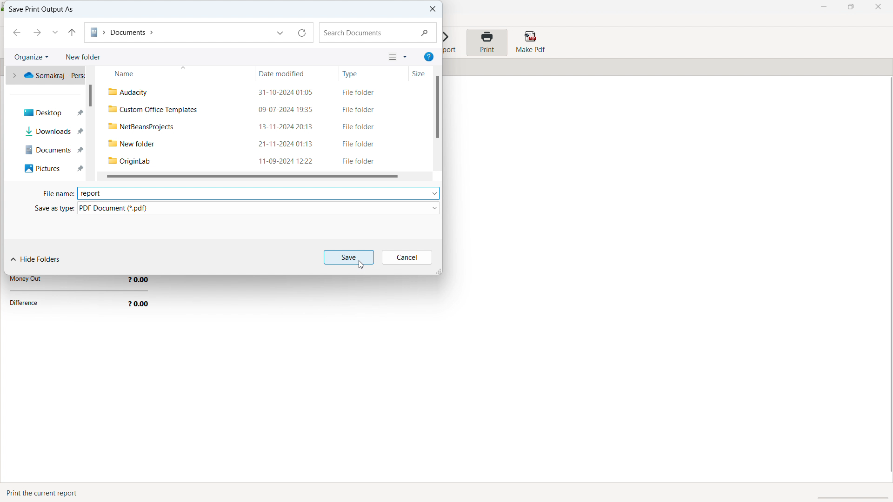 Image resolution: width=893 pixels, height=502 pixels. I want to click on new folder, so click(83, 57).